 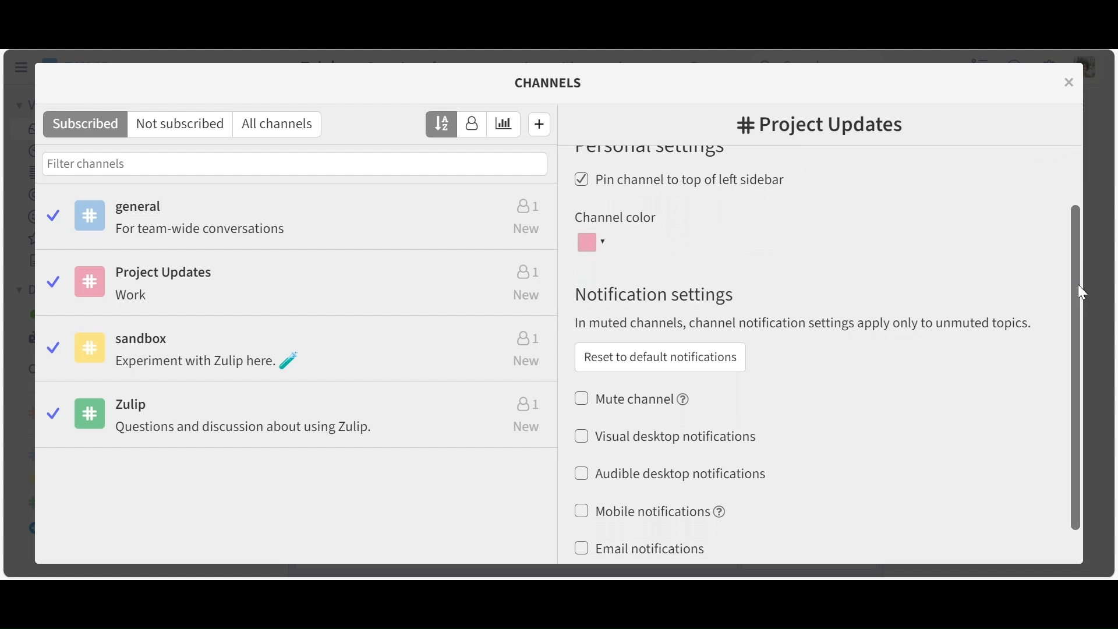 I want to click on Filter channels, so click(x=295, y=163).